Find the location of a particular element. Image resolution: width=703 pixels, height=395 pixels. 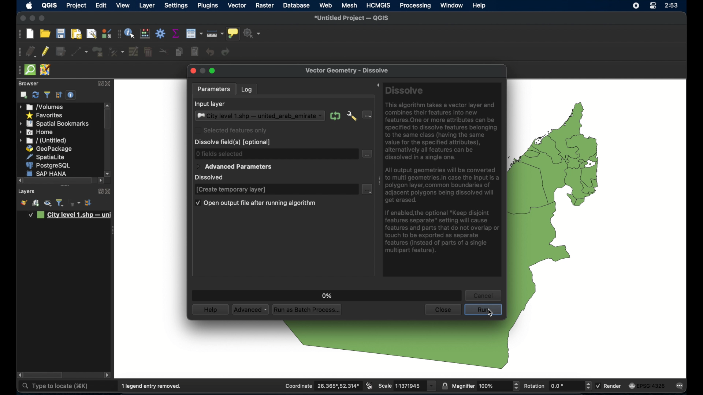

home is located at coordinates (37, 132).